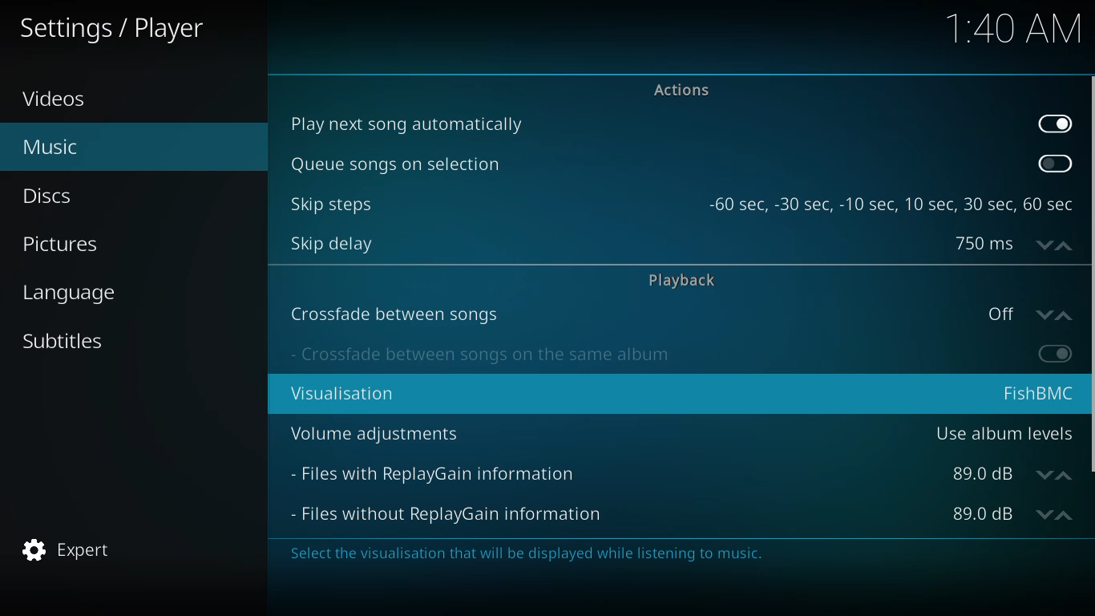 The image size is (1095, 616). I want to click on time, so click(1016, 27).